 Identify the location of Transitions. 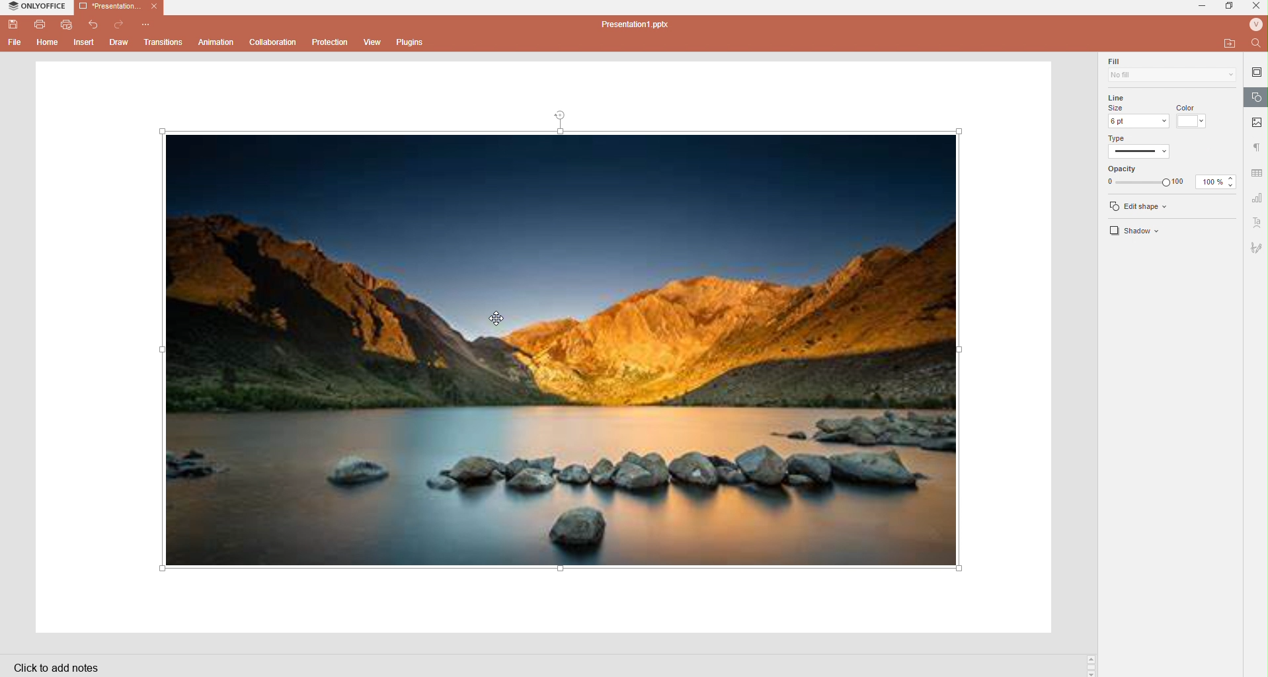
(163, 42).